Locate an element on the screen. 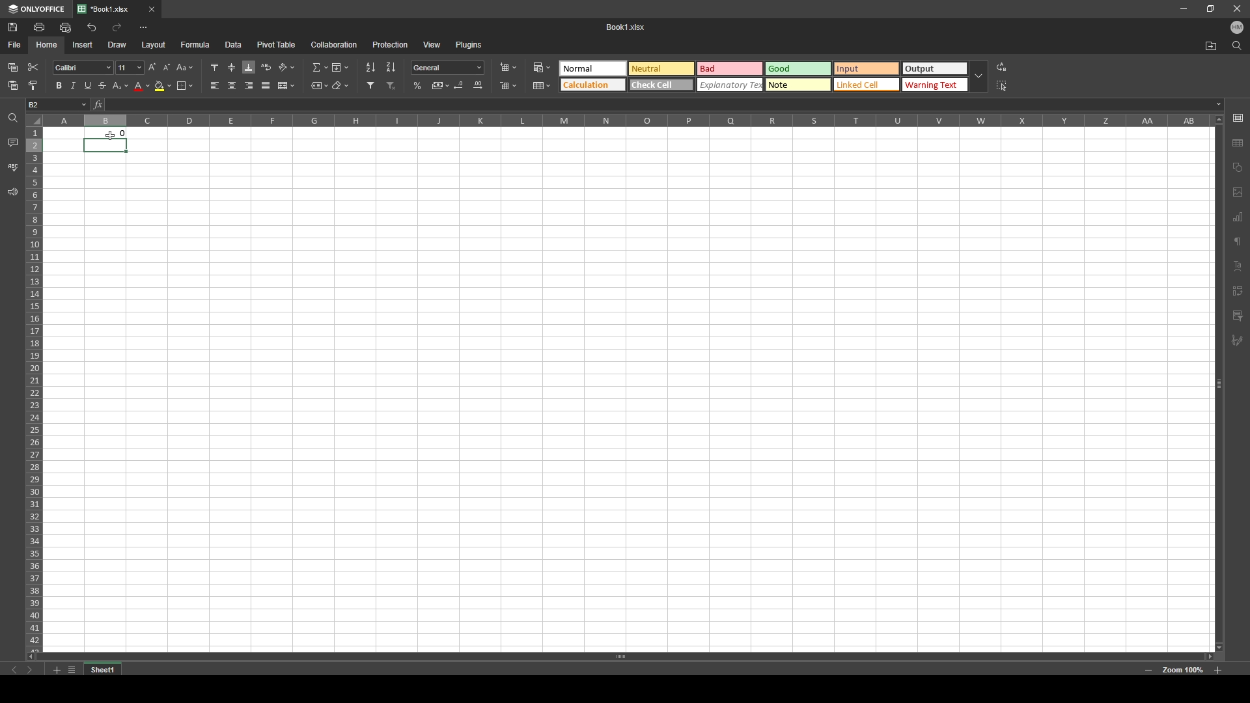  scroll bar is located at coordinates (626, 657).